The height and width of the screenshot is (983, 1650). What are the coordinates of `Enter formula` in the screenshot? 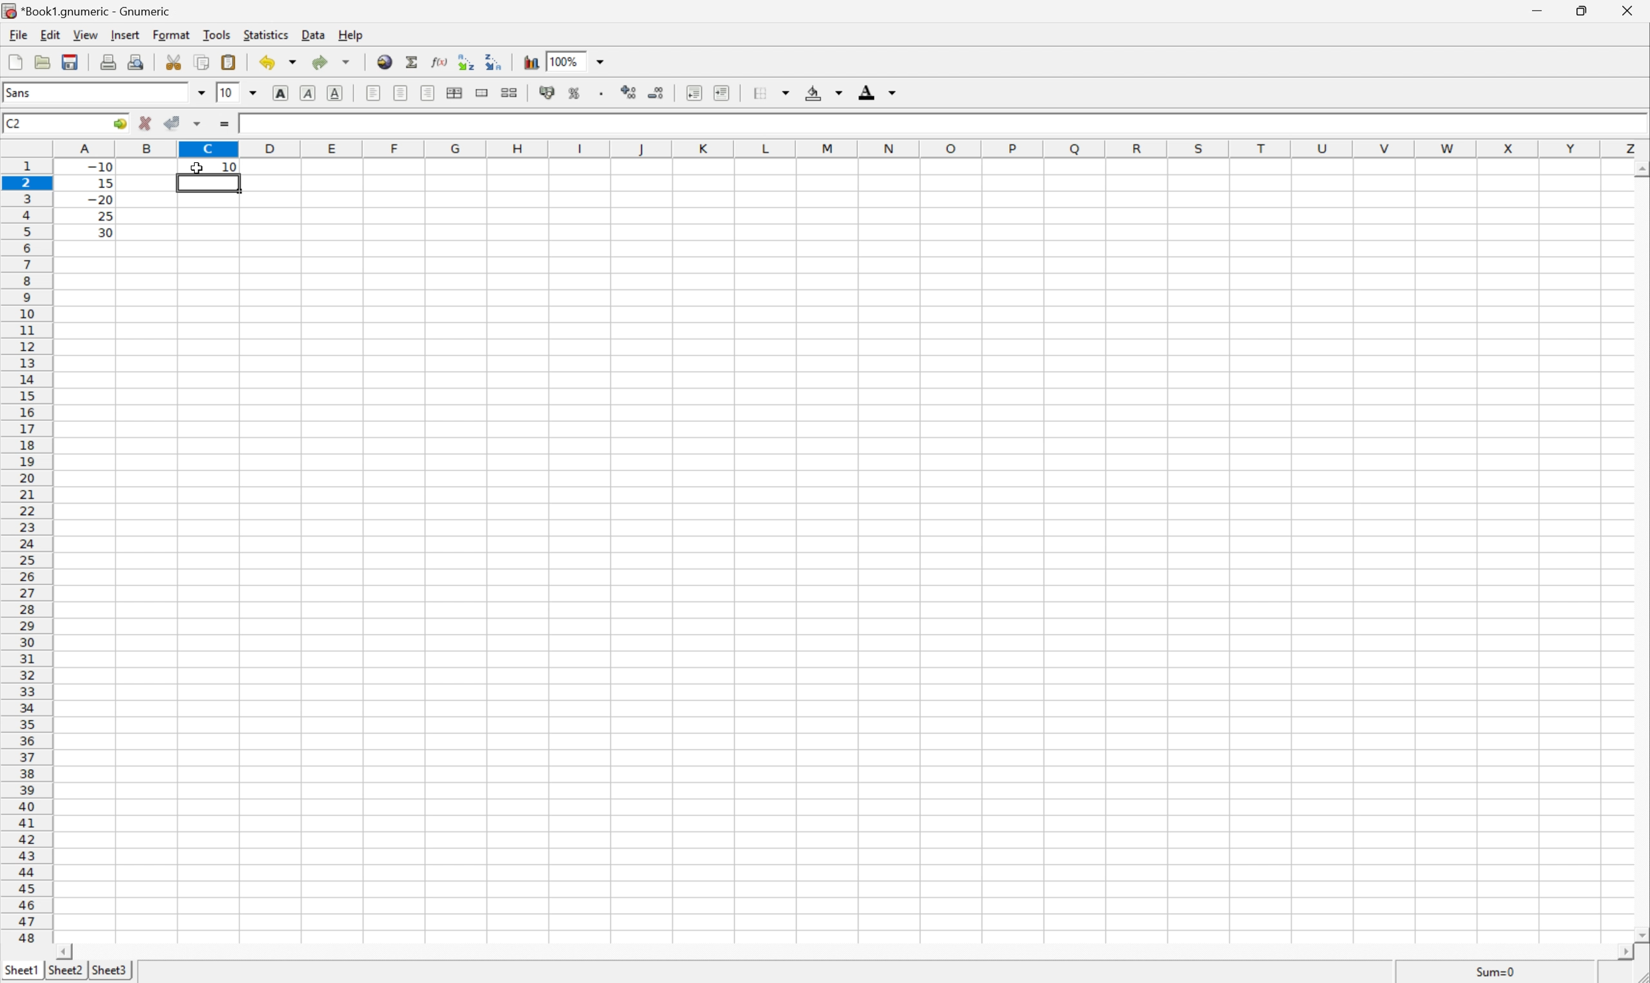 It's located at (227, 125).